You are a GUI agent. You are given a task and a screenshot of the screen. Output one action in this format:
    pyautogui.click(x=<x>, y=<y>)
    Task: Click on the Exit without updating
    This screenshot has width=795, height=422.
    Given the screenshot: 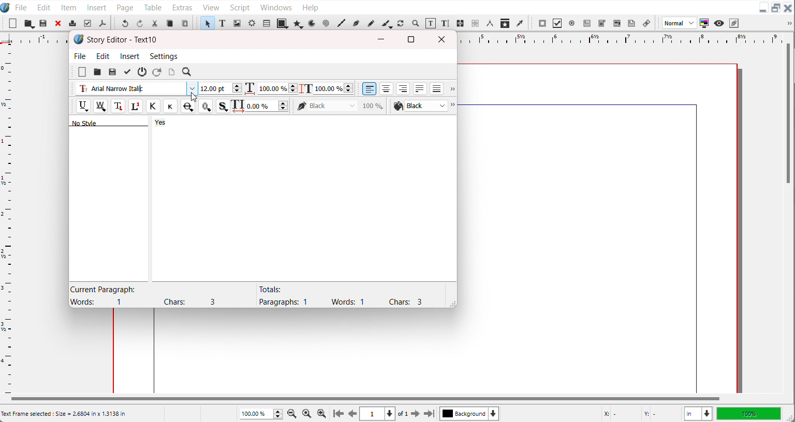 What is the action you would take?
    pyautogui.click(x=142, y=72)
    